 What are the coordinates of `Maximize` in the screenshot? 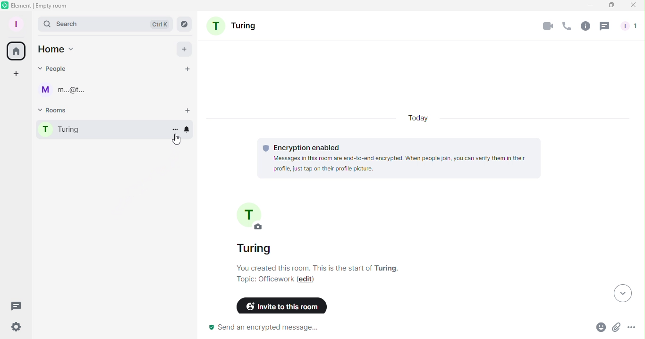 It's located at (608, 6).